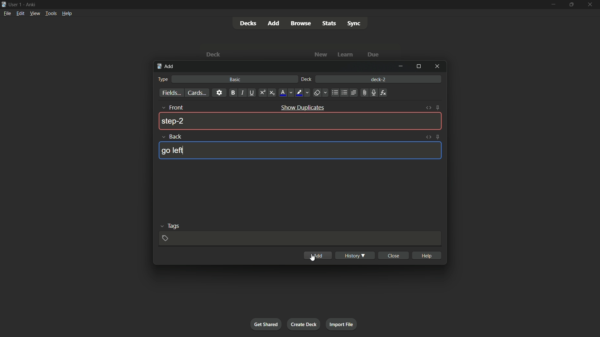 This screenshot has width=600, height=337. What do you see at coordinates (373, 93) in the screenshot?
I see `record audio` at bounding box center [373, 93].